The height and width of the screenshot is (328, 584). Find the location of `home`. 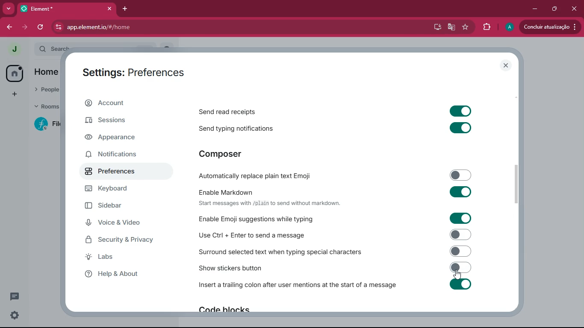

home is located at coordinates (49, 73).